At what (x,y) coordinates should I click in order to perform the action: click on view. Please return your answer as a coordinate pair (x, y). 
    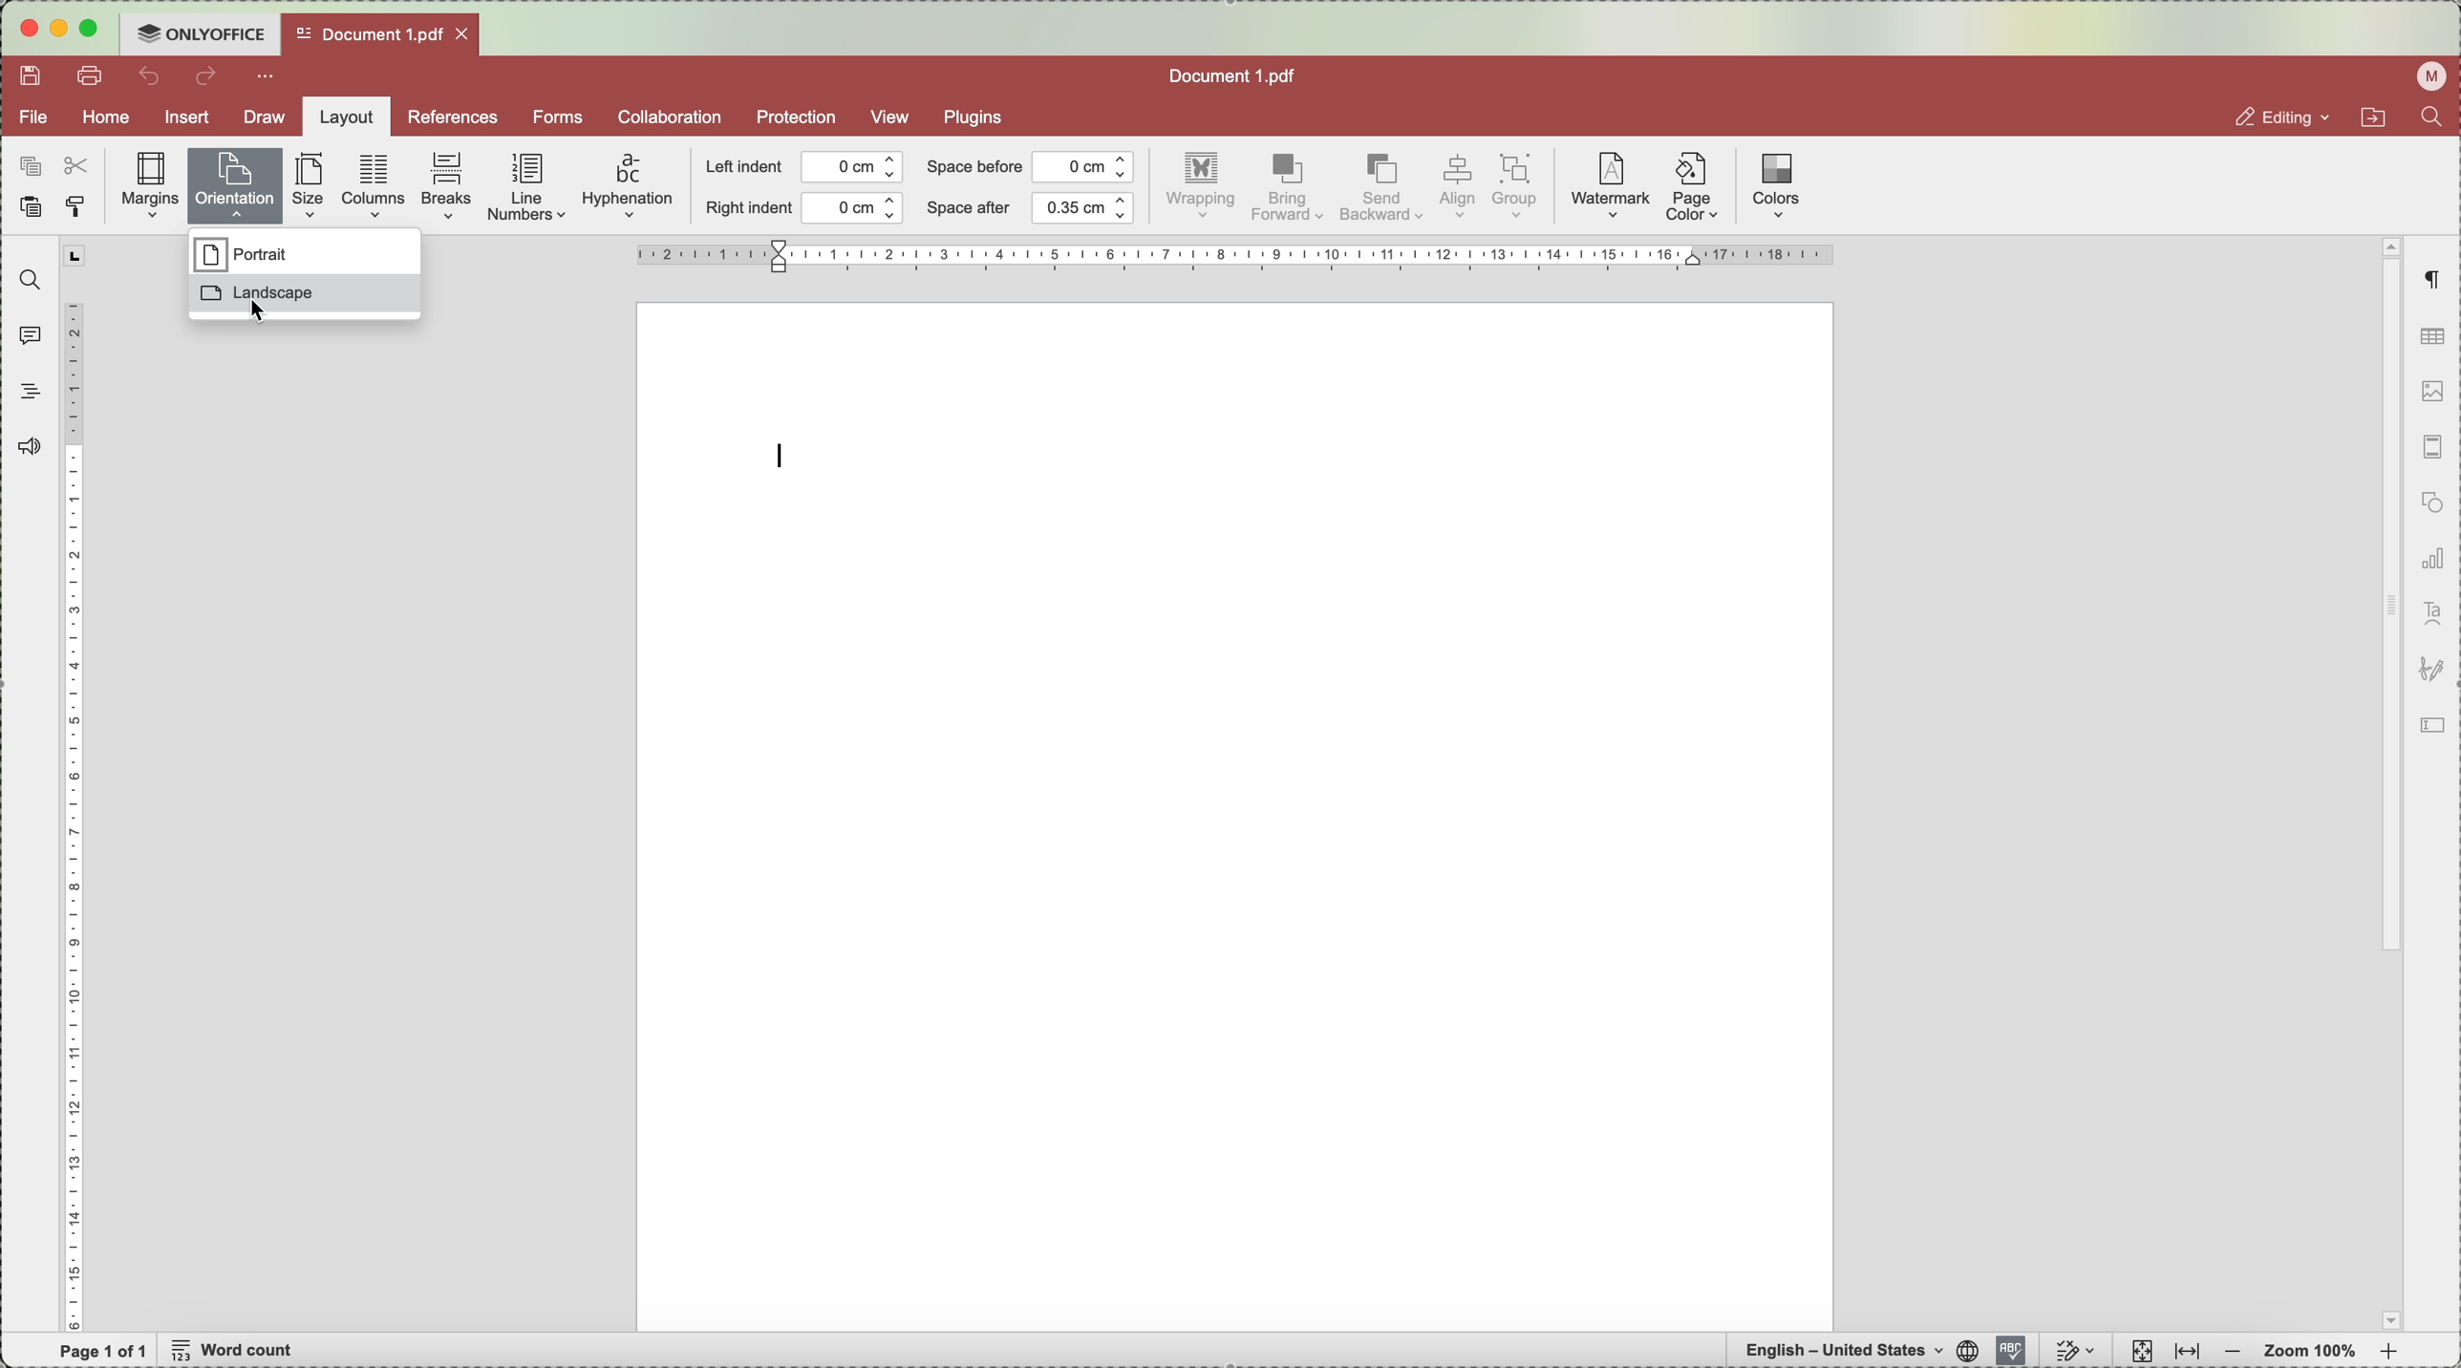
    Looking at the image, I should click on (891, 117).